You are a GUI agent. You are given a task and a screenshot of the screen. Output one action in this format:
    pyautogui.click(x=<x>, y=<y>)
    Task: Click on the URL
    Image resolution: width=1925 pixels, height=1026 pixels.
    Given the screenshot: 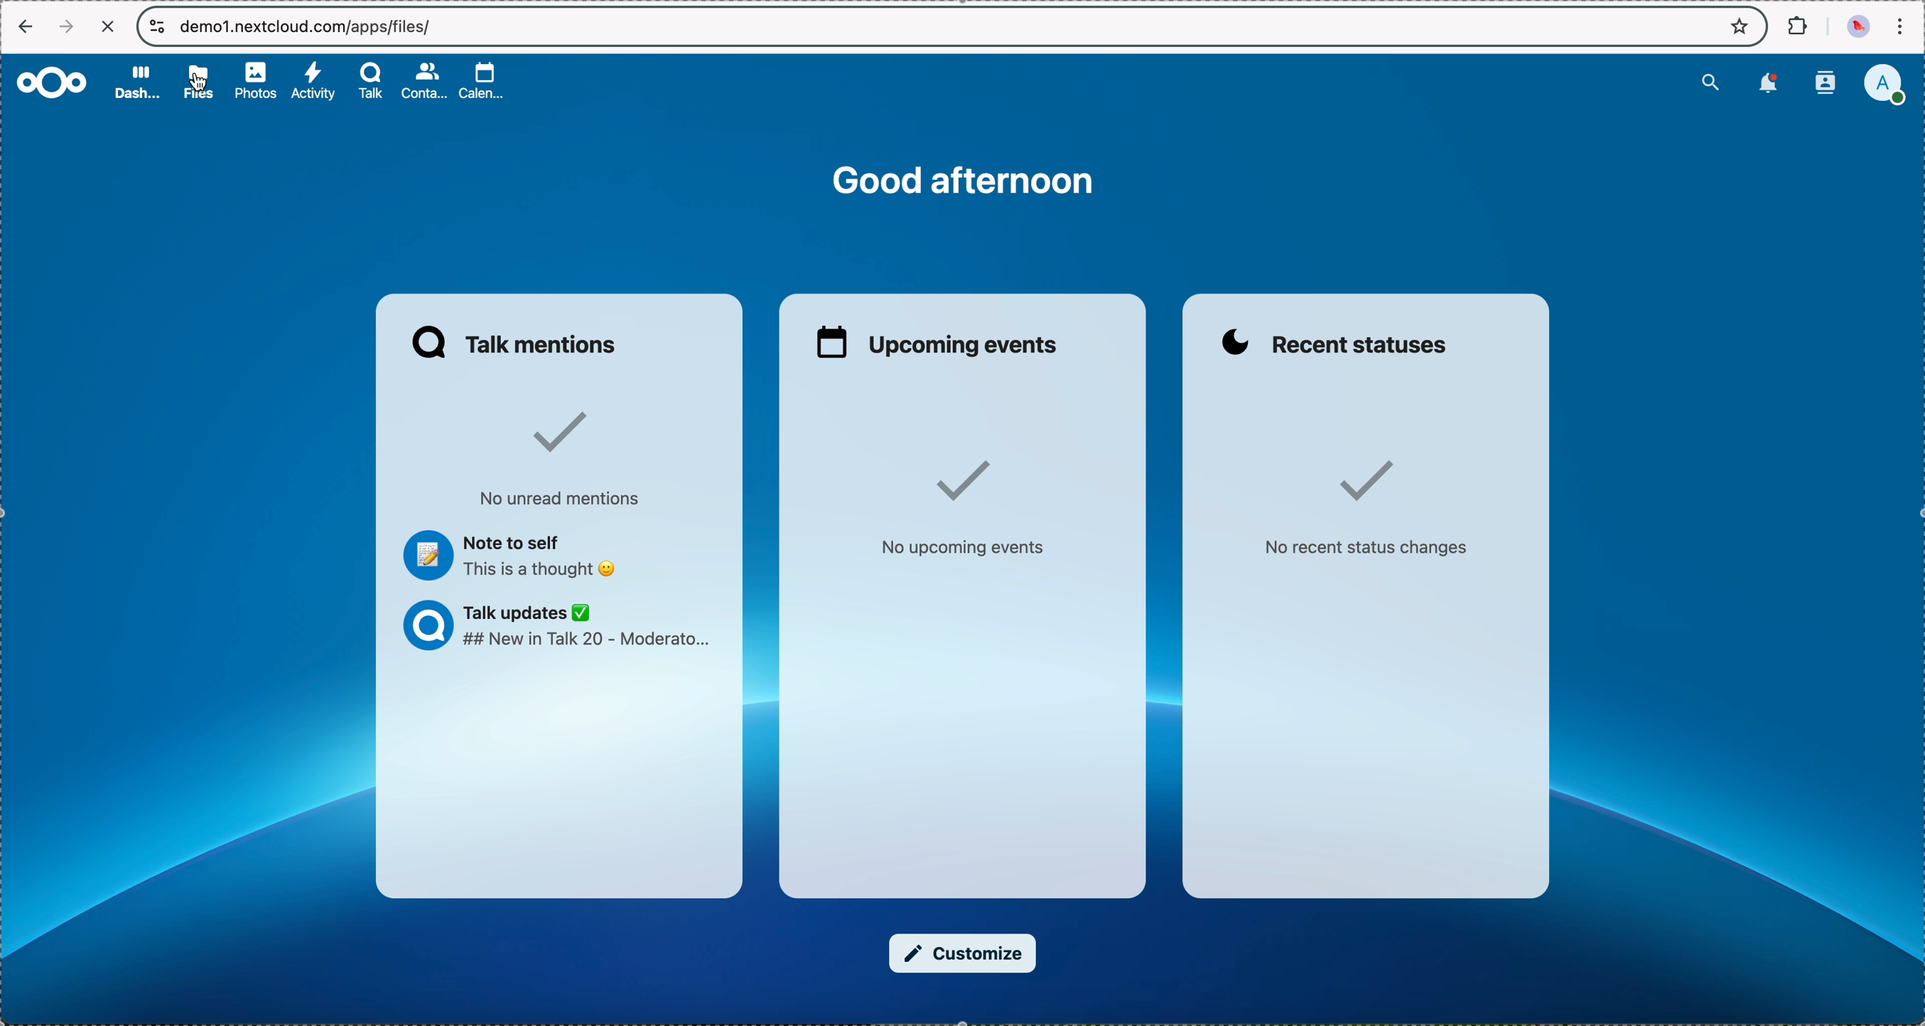 What is the action you would take?
    pyautogui.click(x=309, y=25)
    